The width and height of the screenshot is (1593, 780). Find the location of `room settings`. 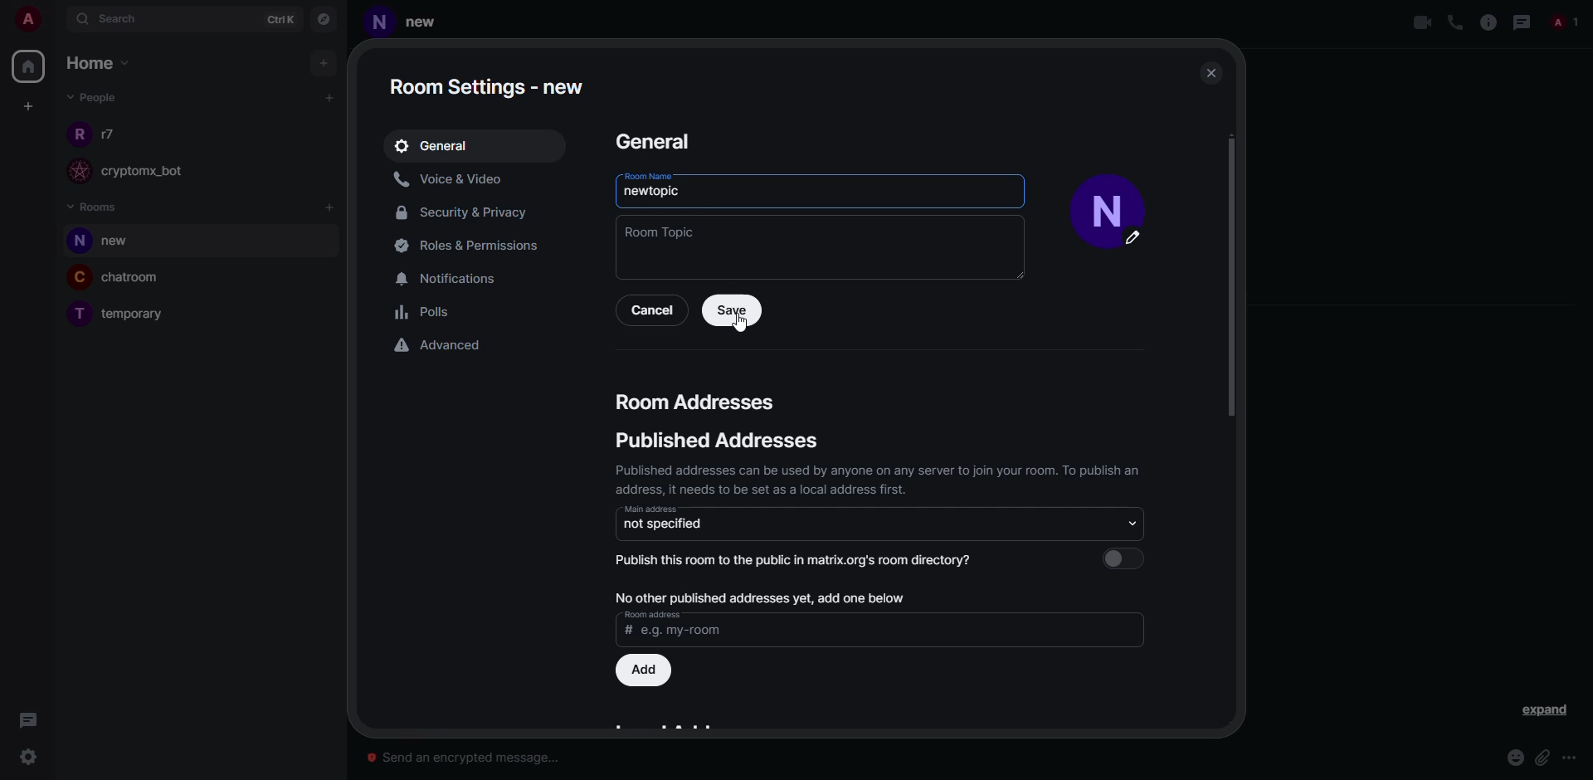

room settings is located at coordinates (491, 82).